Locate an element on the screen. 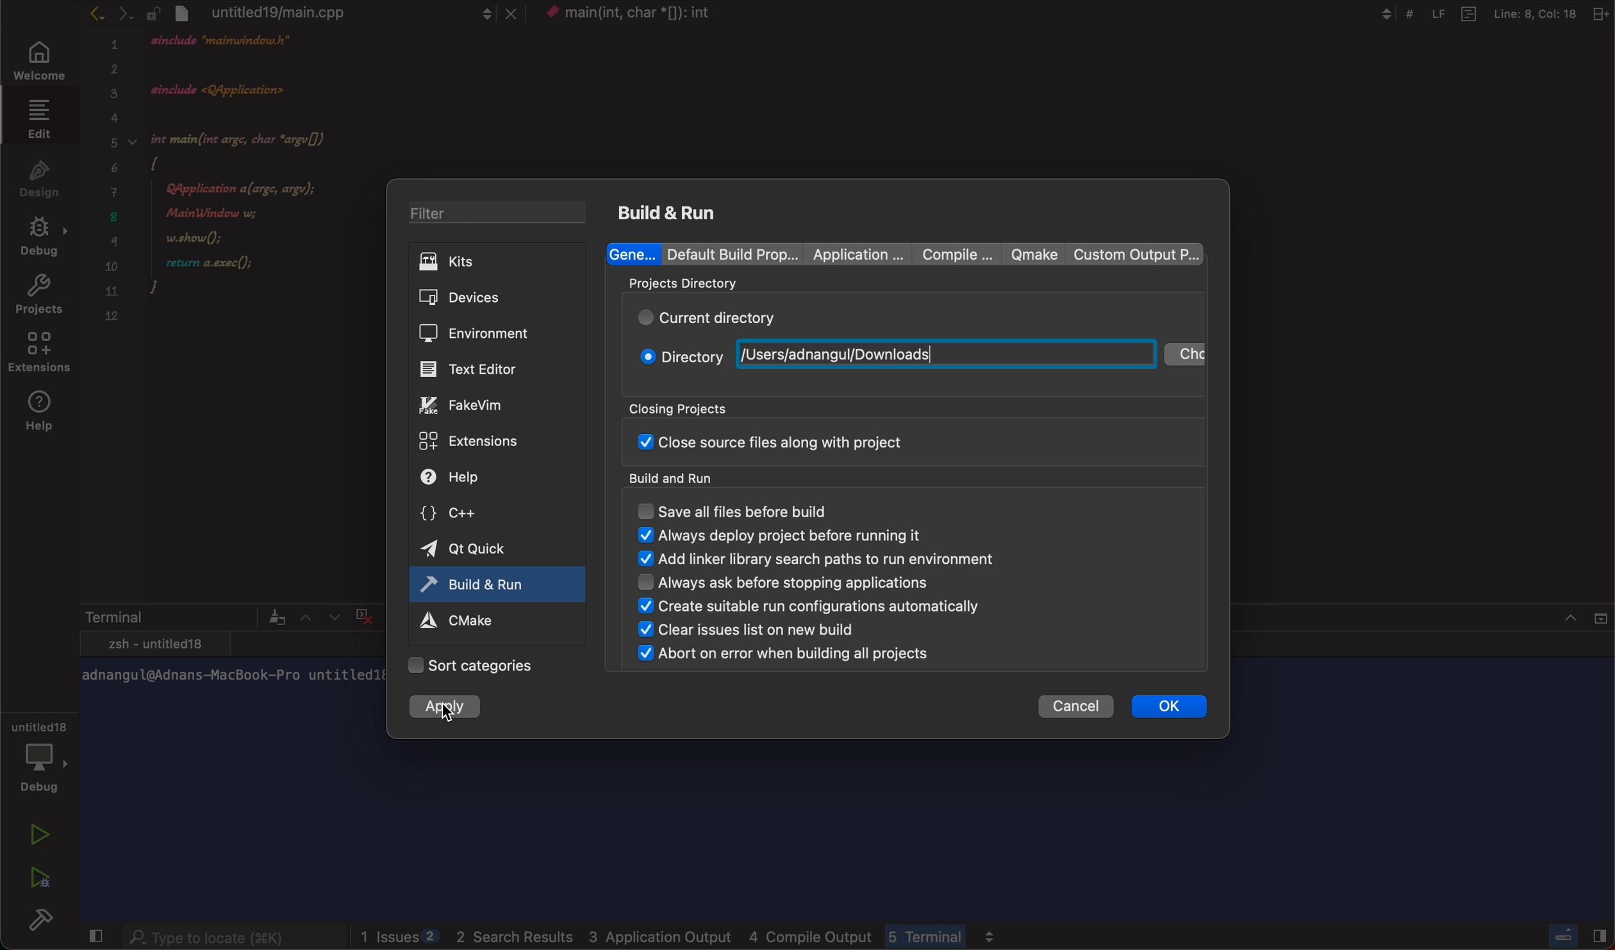 The image size is (1615, 950). fake vim is located at coordinates (479, 406).